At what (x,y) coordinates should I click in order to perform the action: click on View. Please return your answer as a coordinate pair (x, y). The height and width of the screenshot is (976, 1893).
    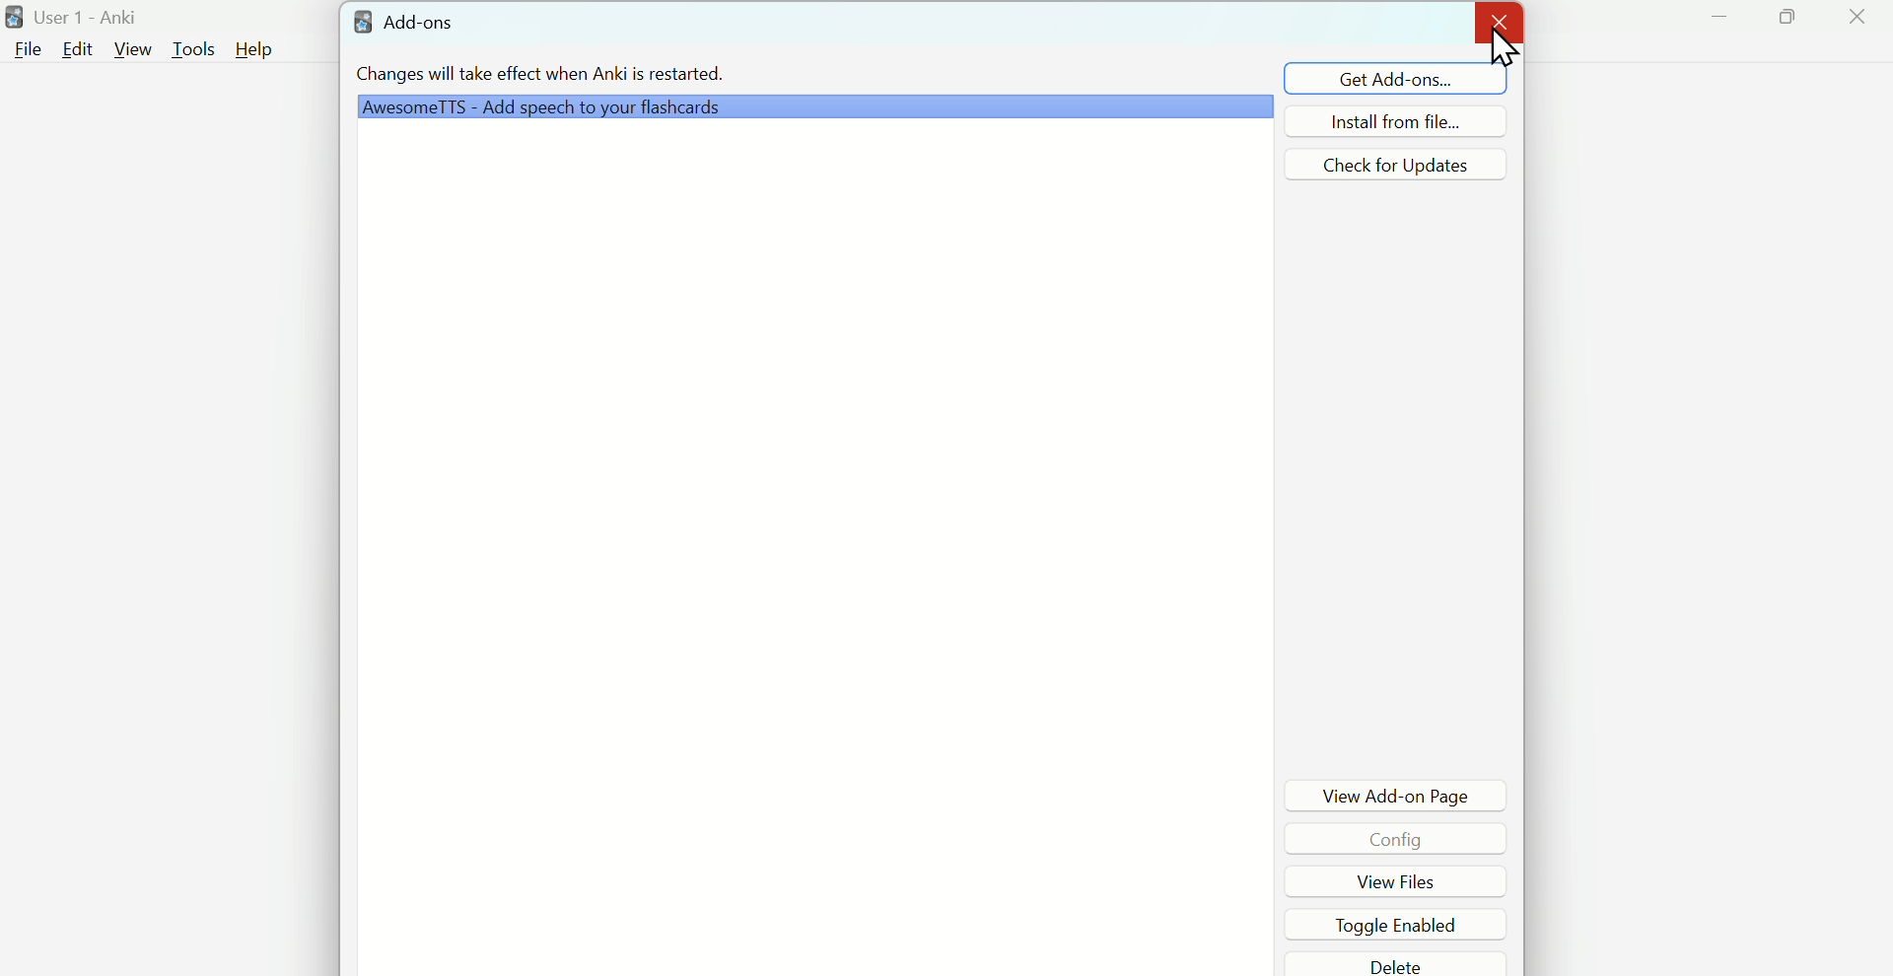
    Looking at the image, I should click on (131, 53).